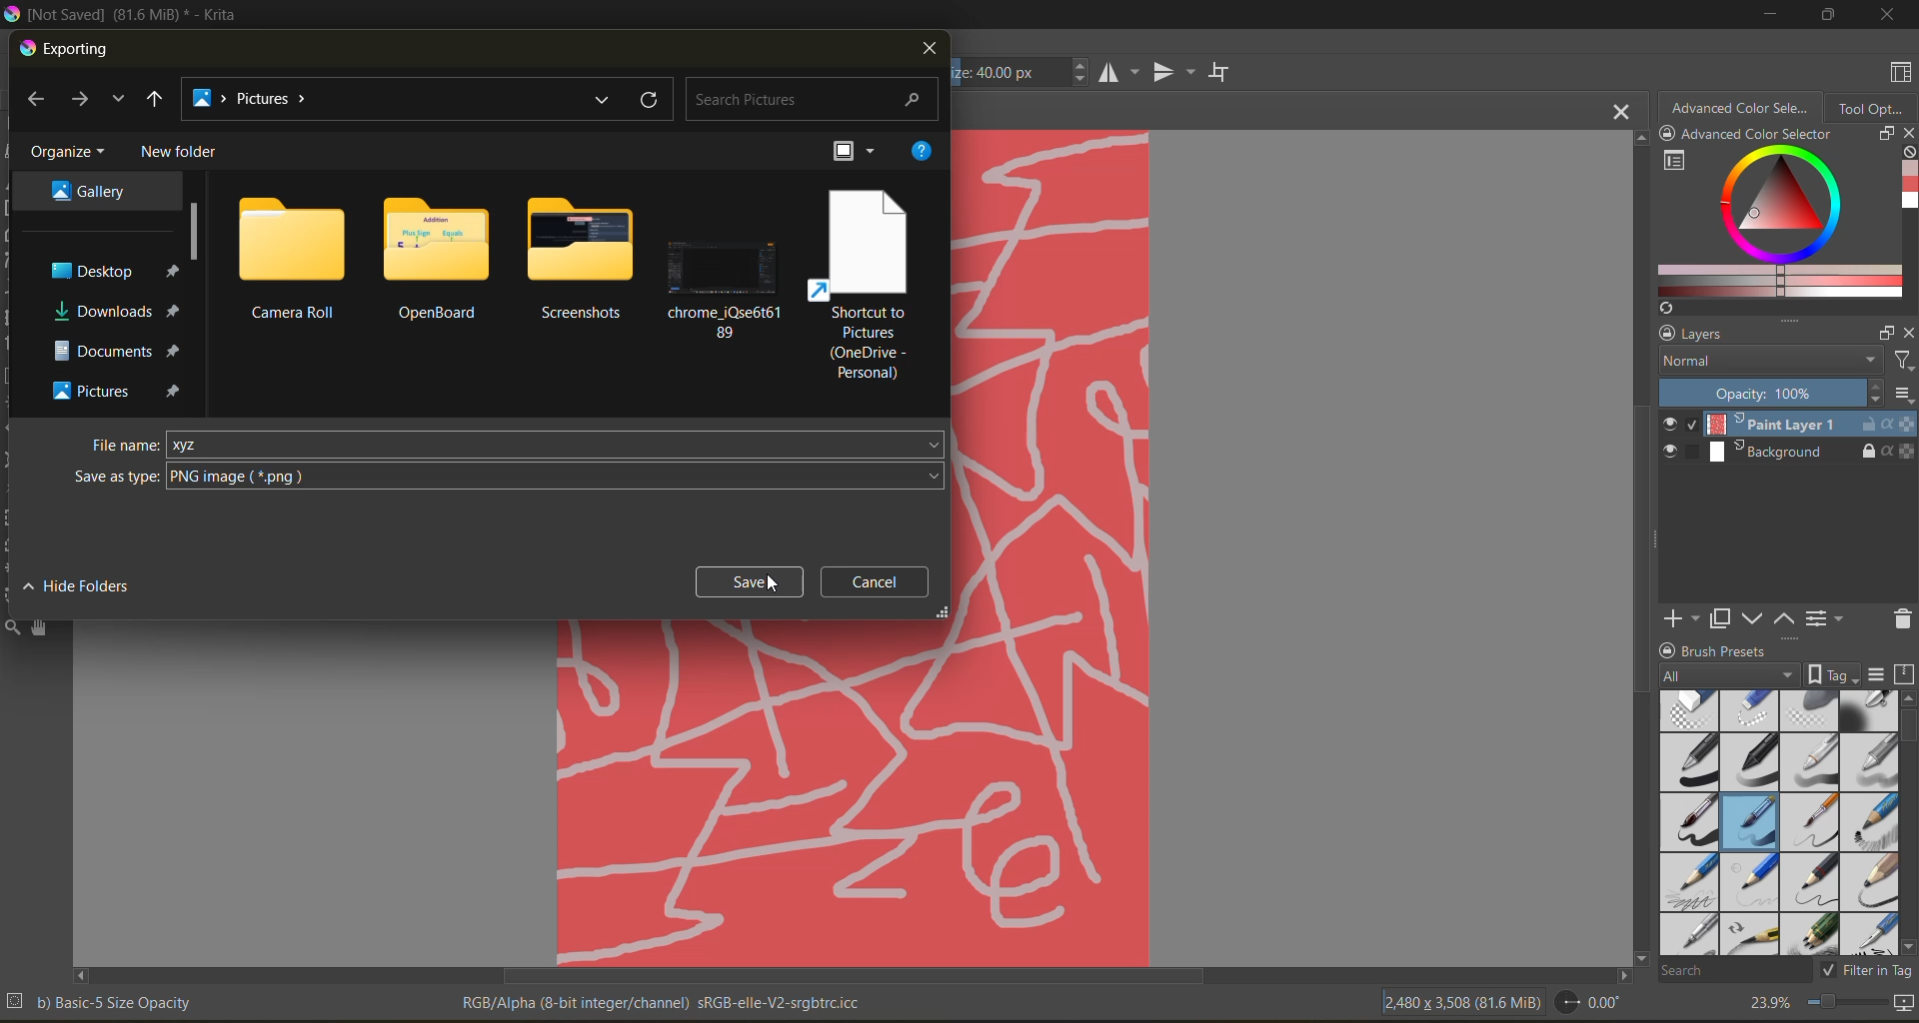  I want to click on maximize, so click(1822, 14).